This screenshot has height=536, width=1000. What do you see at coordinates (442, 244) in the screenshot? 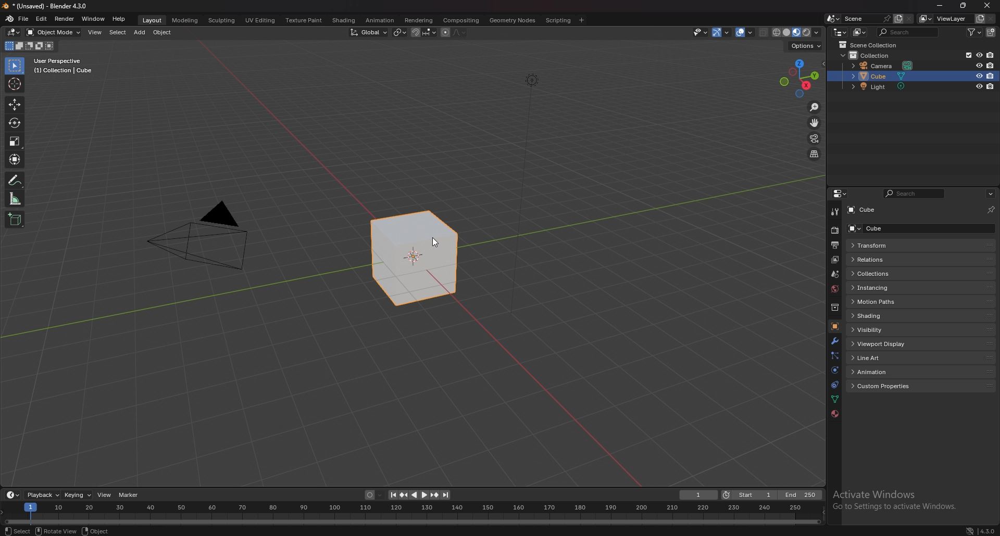
I see `cursor` at bounding box center [442, 244].